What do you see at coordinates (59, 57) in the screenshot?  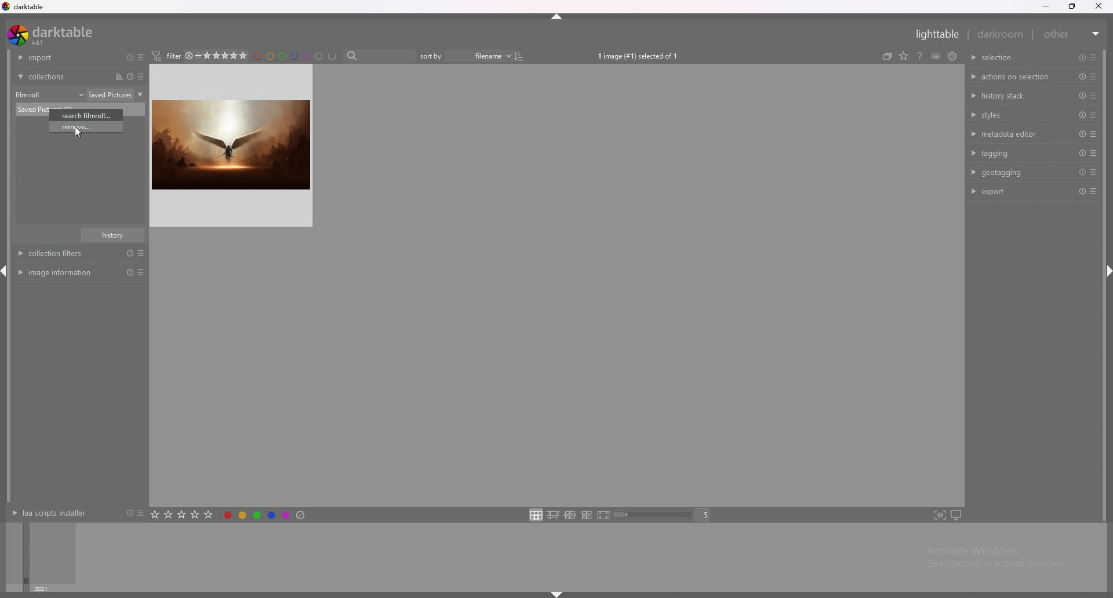 I see `import` at bounding box center [59, 57].